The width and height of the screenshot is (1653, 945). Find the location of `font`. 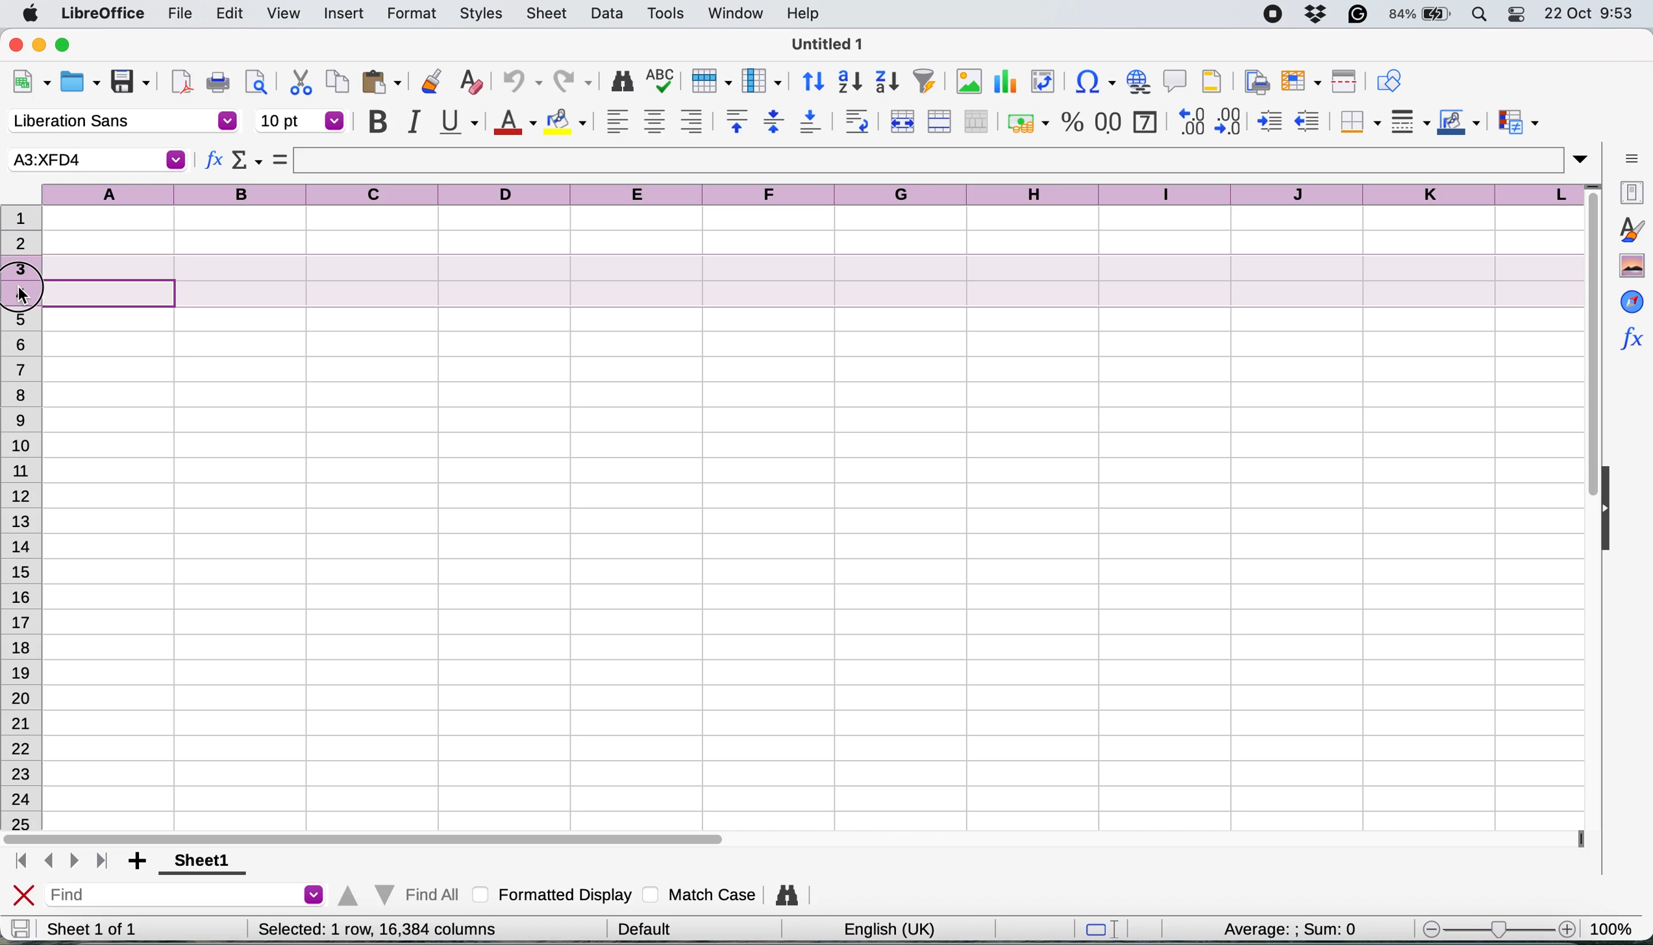

font is located at coordinates (122, 122).